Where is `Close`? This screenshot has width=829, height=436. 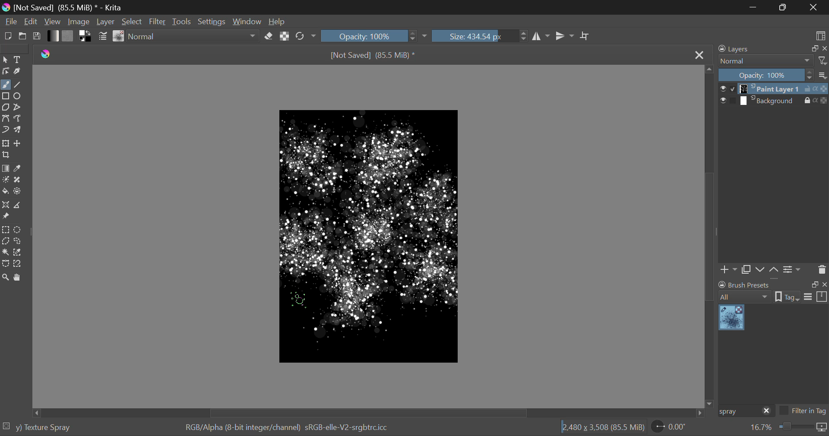 Close is located at coordinates (813, 7).